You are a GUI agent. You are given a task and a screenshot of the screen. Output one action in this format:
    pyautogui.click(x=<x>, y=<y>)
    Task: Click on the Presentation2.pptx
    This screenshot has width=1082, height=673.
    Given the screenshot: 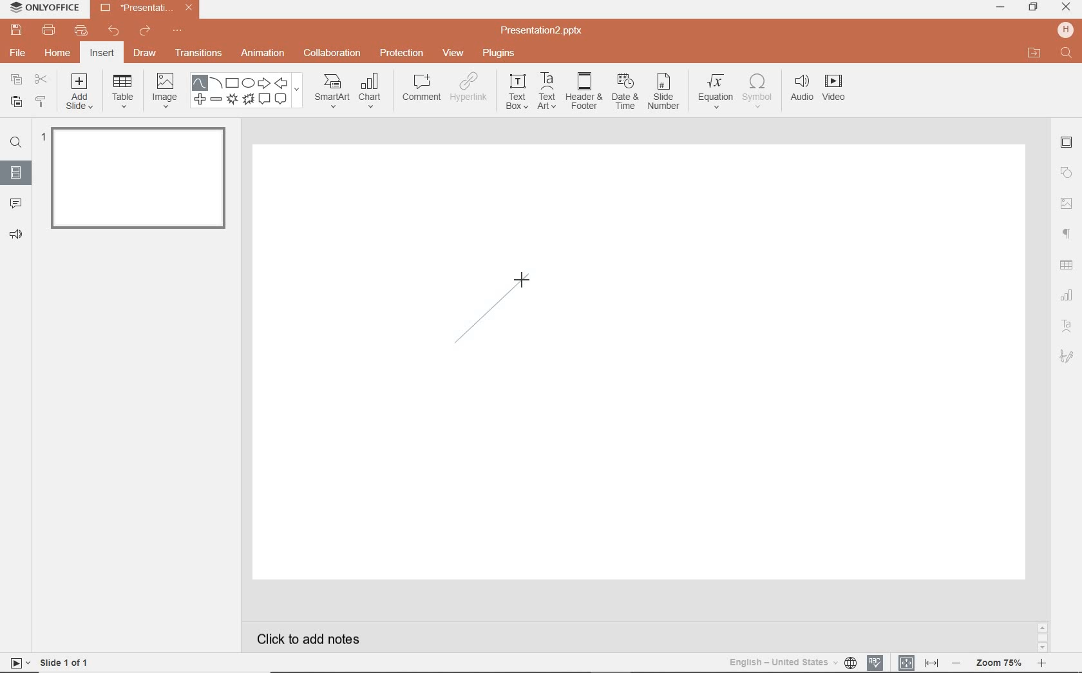 What is the action you would take?
    pyautogui.click(x=543, y=32)
    